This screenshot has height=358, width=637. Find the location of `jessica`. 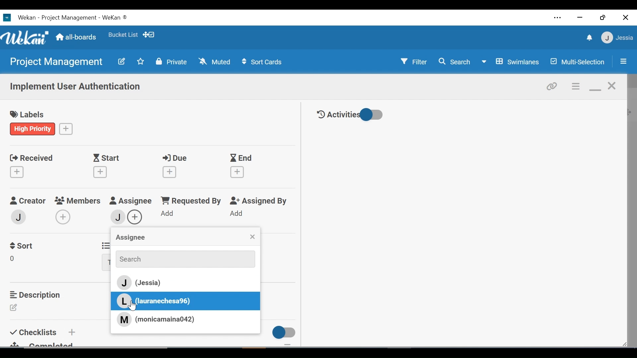

jessica is located at coordinates (616, 37).